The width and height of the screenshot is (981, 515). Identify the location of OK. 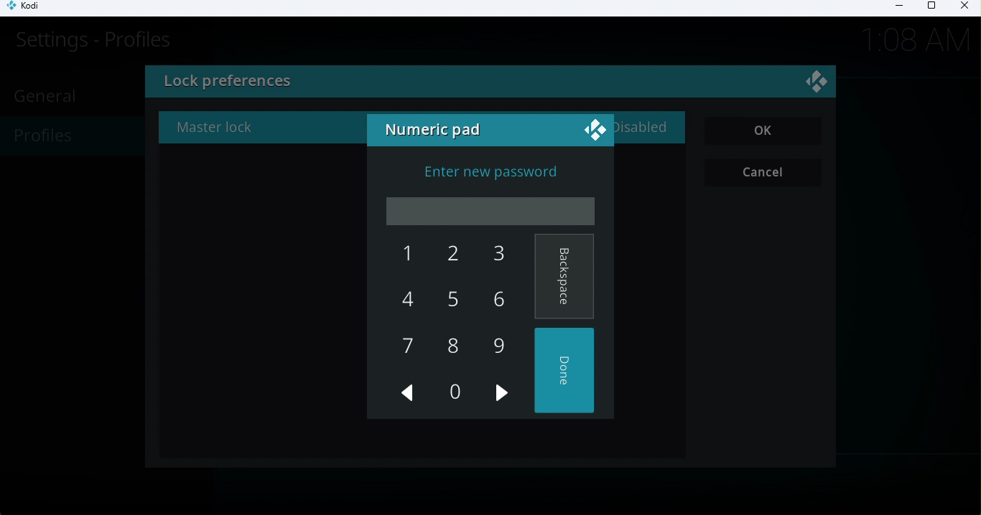
(764, 131).